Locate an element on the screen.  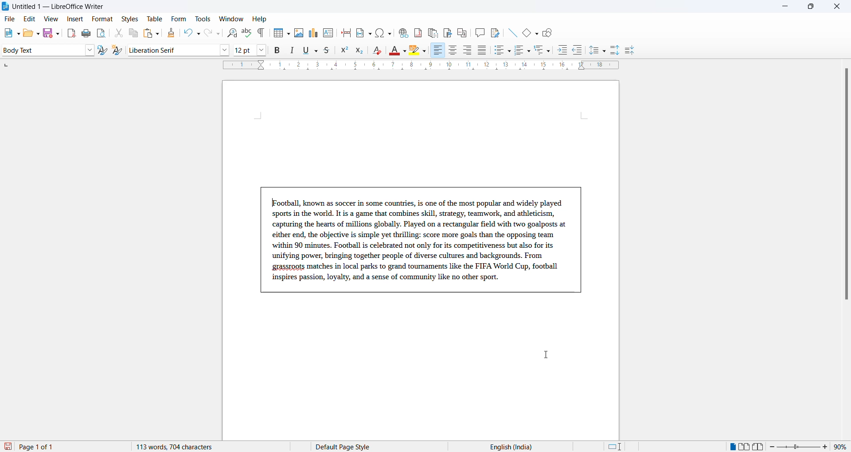
open is located at coordinates (31, 33).